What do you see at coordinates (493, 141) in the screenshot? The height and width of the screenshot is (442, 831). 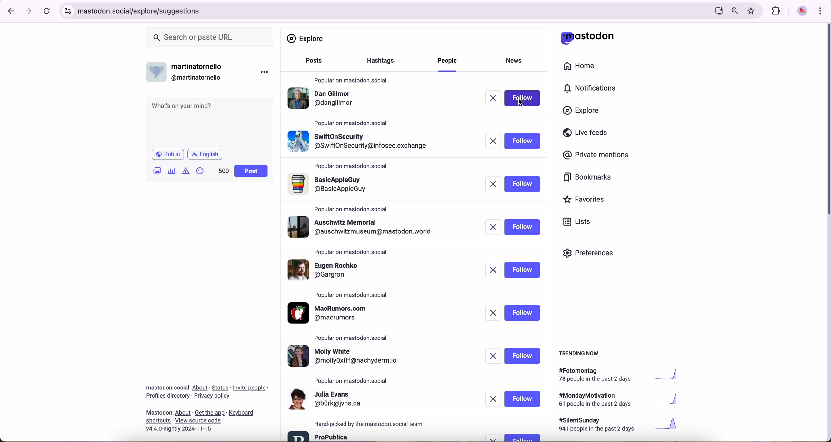 I see `remove` at bounding box center [493, 141].